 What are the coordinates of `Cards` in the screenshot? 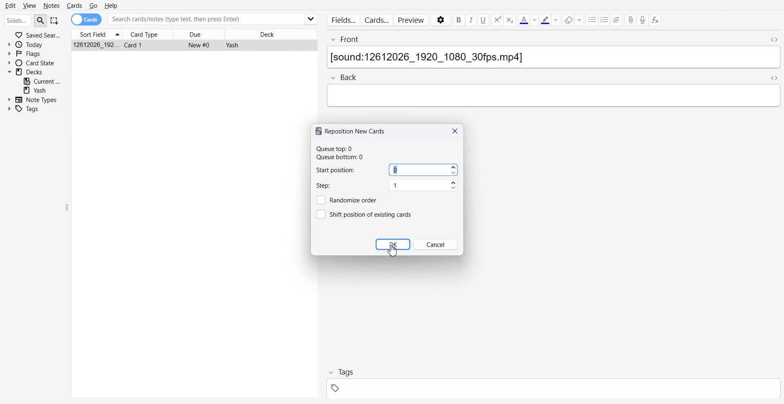 It's located at (75, 5).